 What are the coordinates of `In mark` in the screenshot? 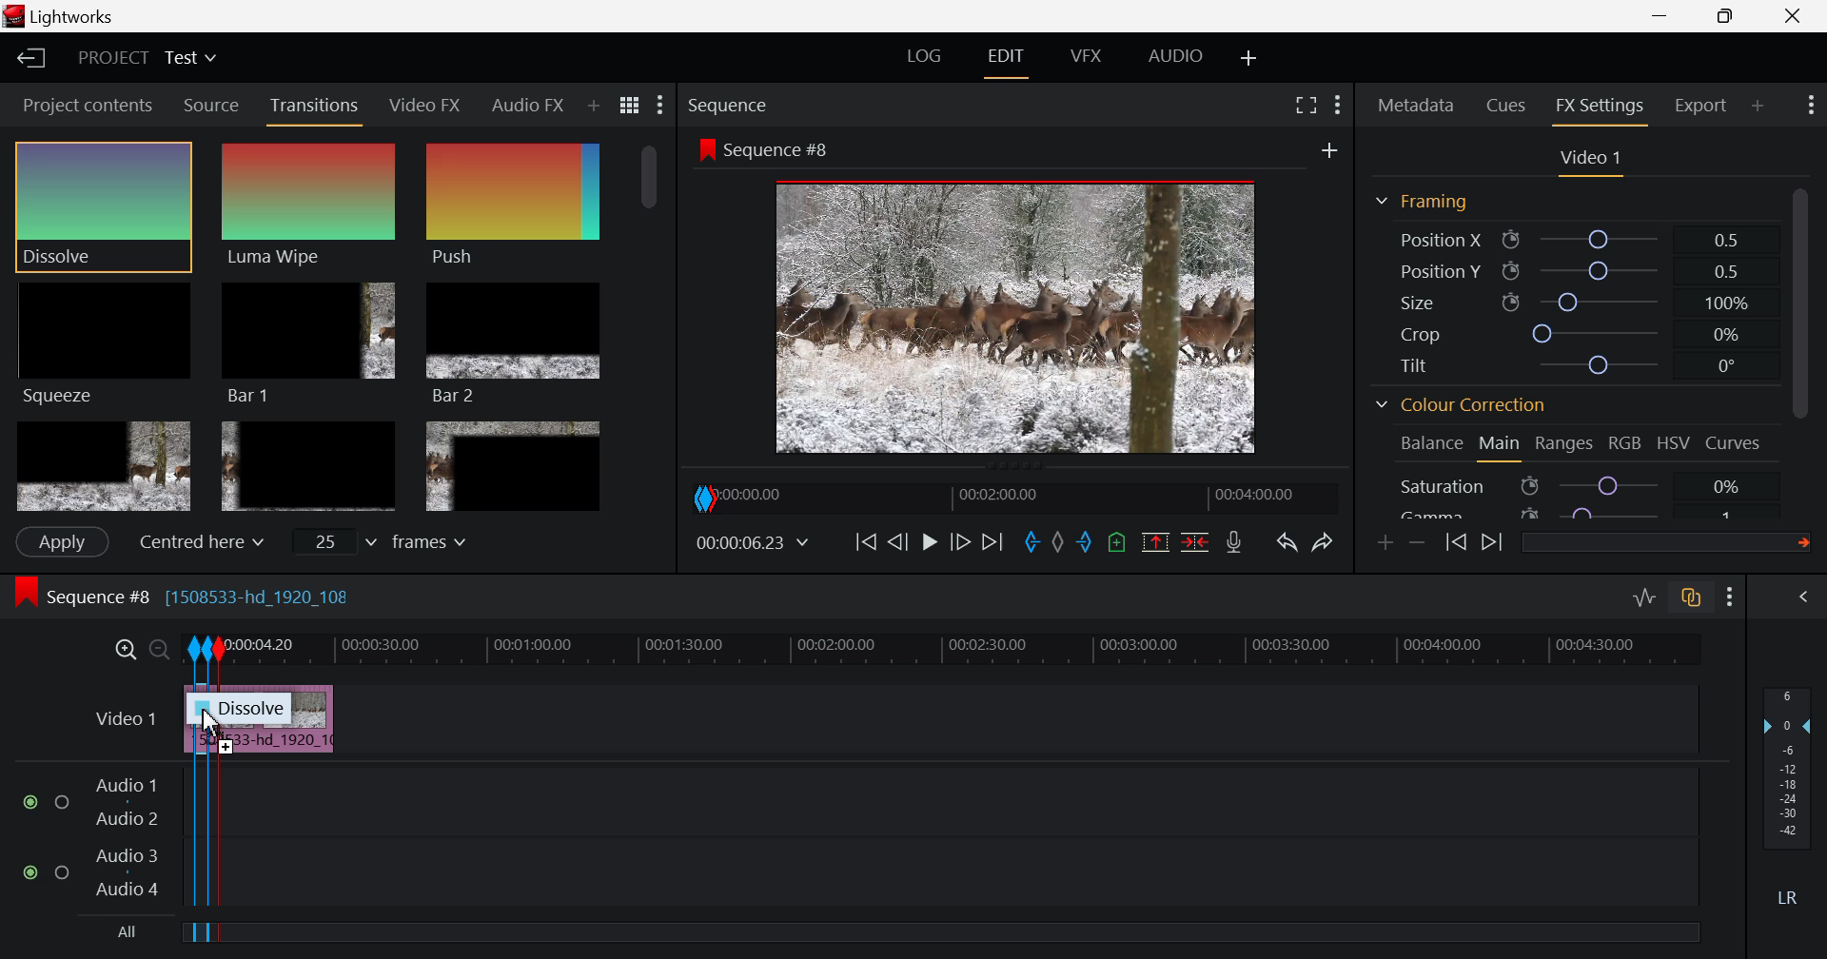 It's located at (1029, 543).